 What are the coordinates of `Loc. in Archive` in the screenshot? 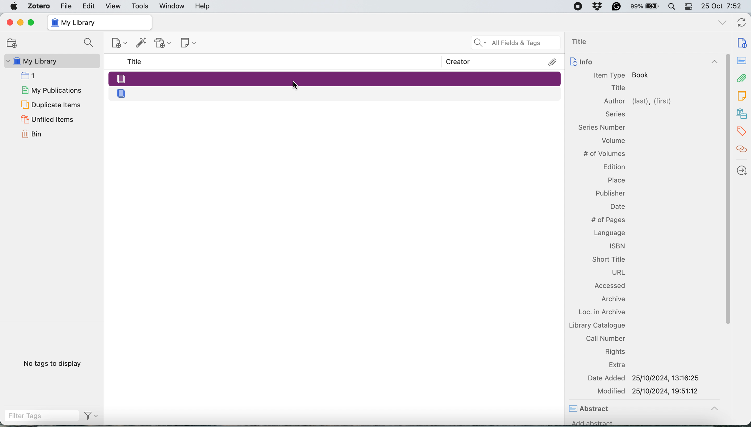 It's located at (598, 312).